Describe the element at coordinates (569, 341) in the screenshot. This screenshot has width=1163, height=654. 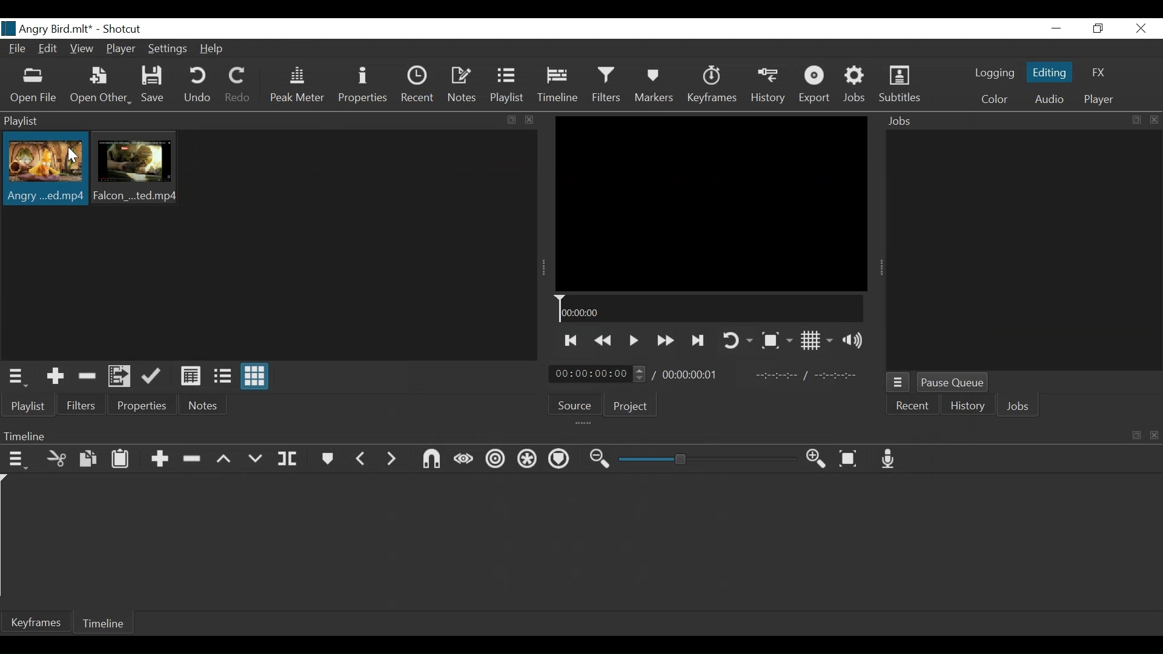
I see `Skip to the previous point` at that location.